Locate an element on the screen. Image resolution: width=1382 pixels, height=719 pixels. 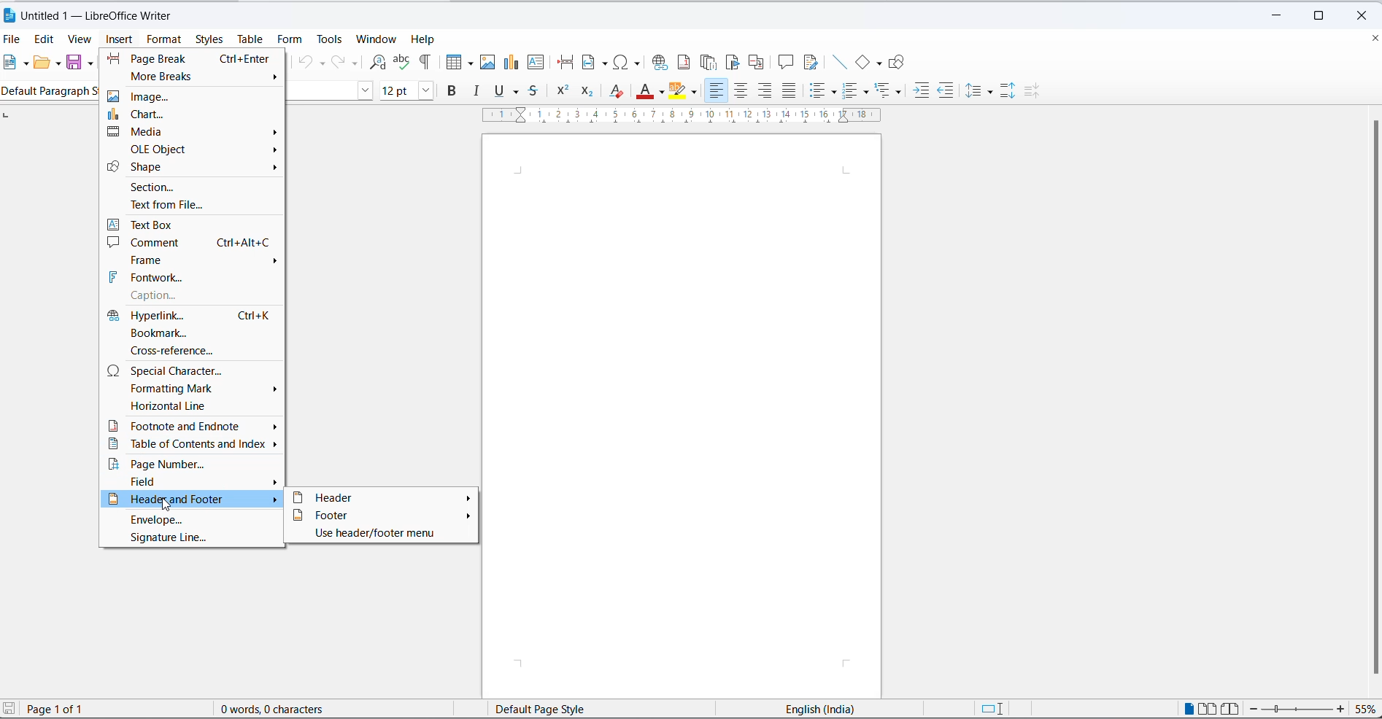
minimize is located at coordinates (1273, 16).